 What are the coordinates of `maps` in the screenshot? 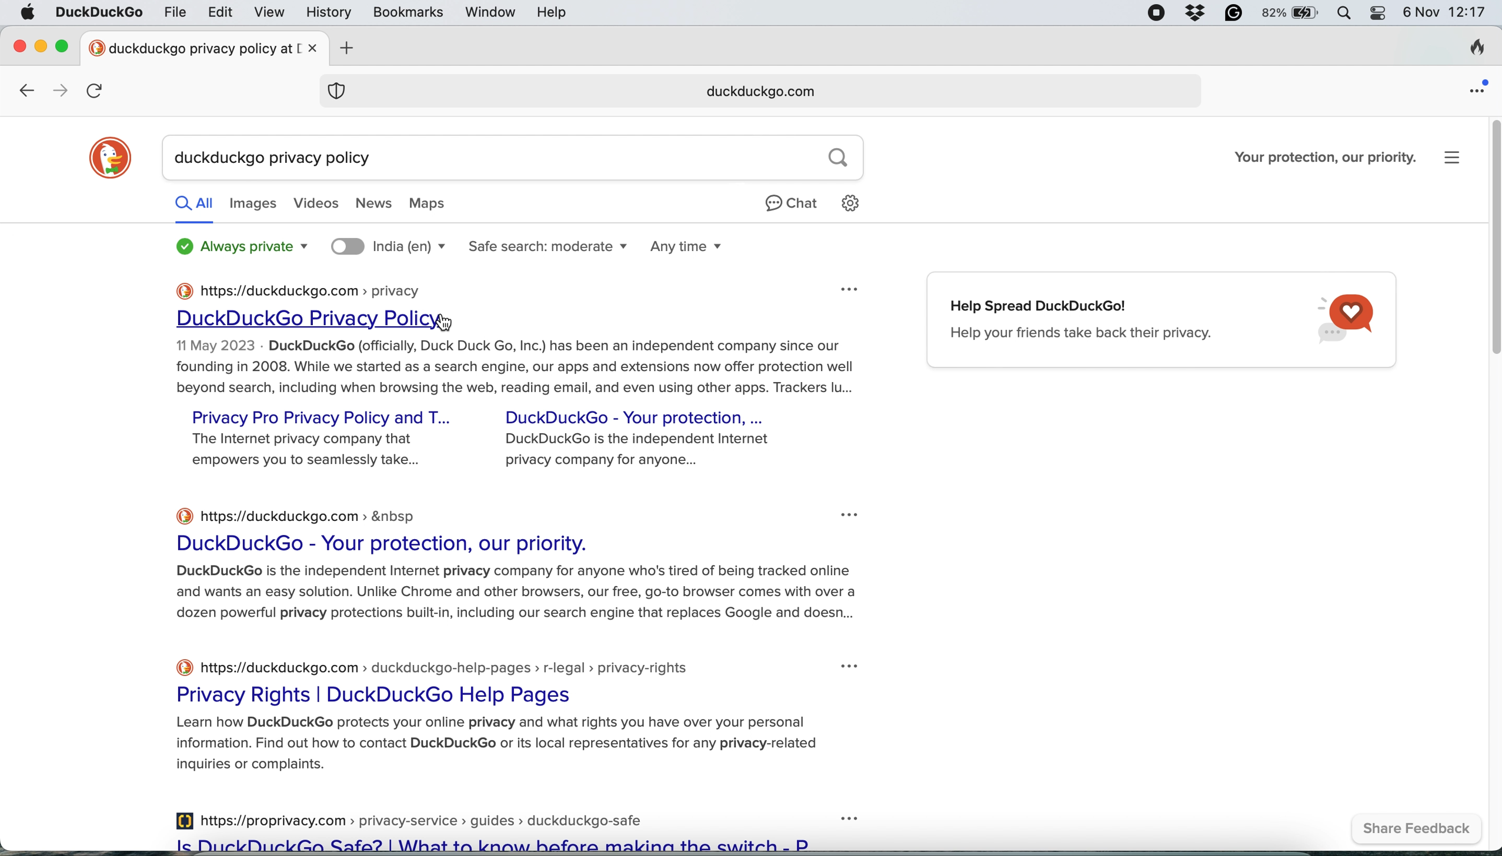 It's located at (434, 205).